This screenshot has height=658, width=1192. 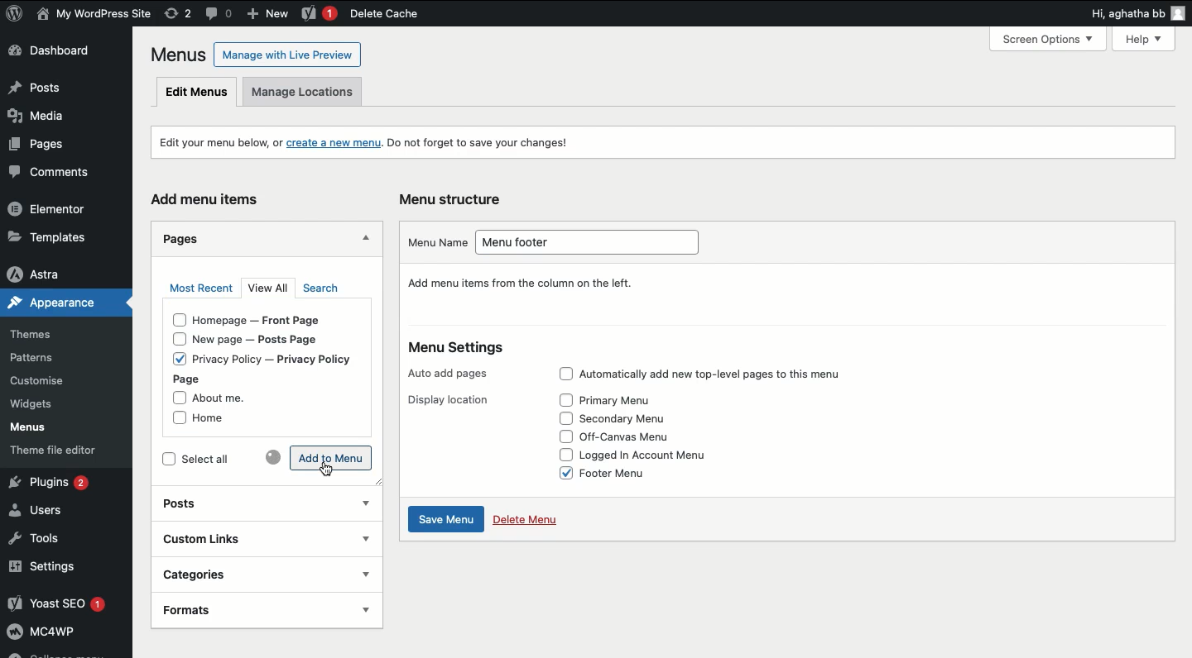 What do you see at coordinates (45, 120) in the screenshot?
I see `Media` at bounding box center [45, 120].